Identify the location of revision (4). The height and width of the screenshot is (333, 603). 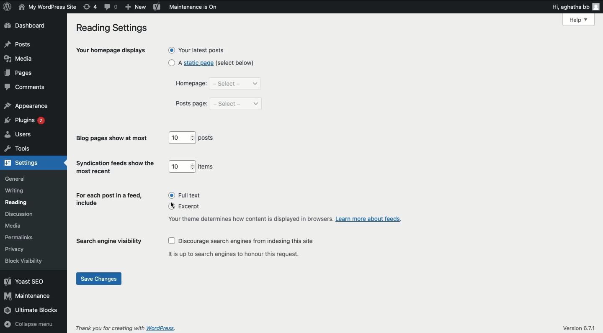
(90, 6).